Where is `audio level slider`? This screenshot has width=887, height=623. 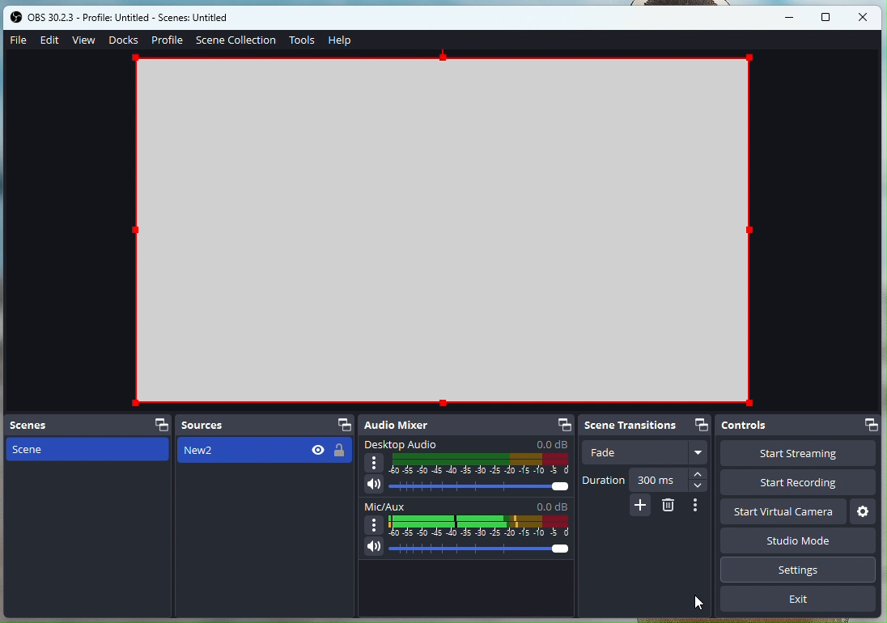 audio level slider is located at coordinates (482, 550).